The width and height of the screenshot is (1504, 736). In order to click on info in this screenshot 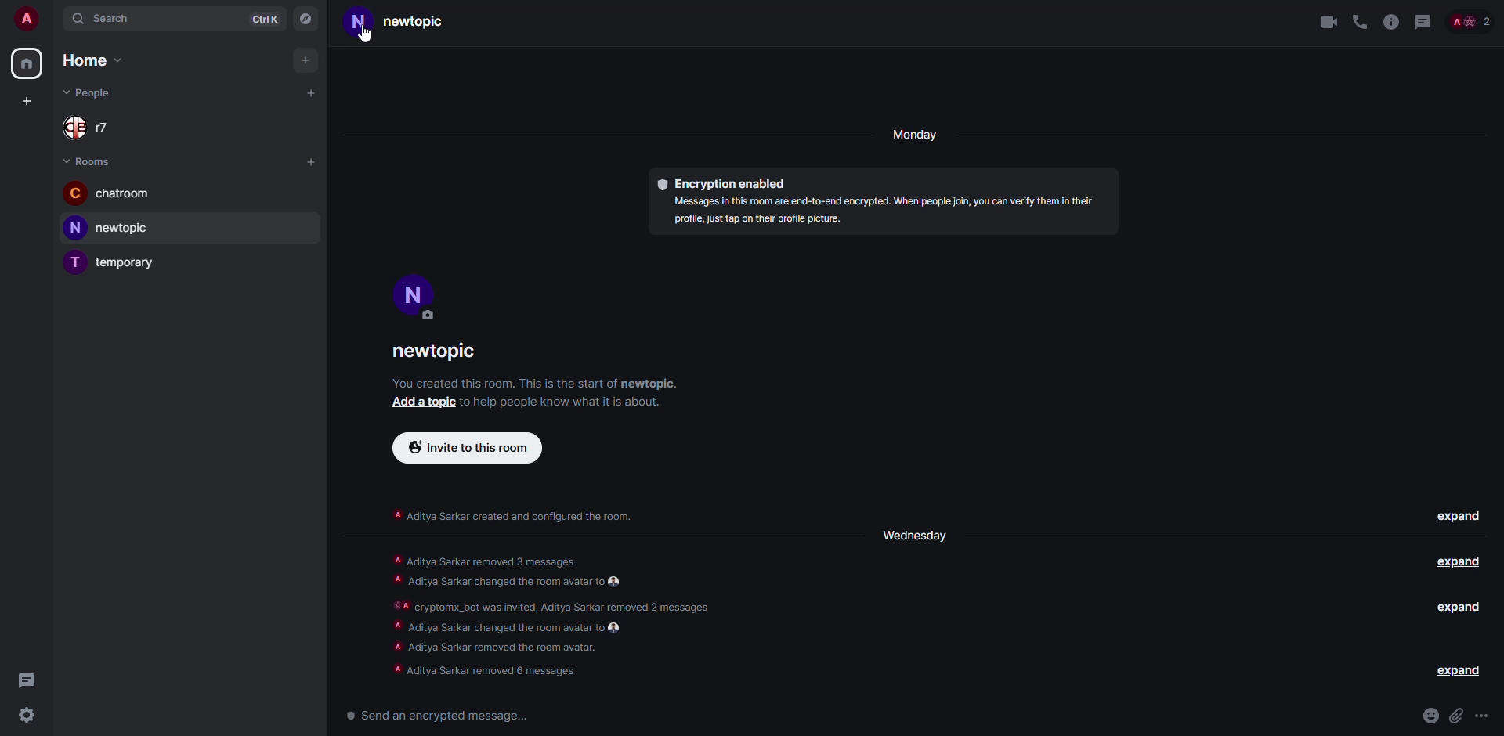, I will do `click(1391, 21)`.